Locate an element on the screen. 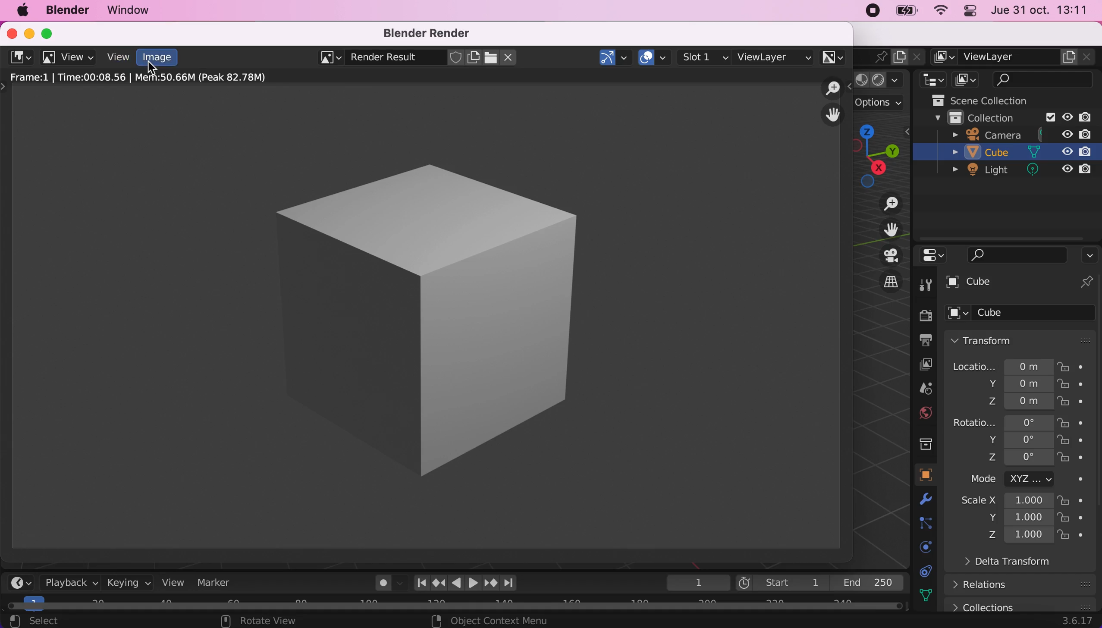 The image size is (1102, 628). tool is located at coordinates (926, 285).